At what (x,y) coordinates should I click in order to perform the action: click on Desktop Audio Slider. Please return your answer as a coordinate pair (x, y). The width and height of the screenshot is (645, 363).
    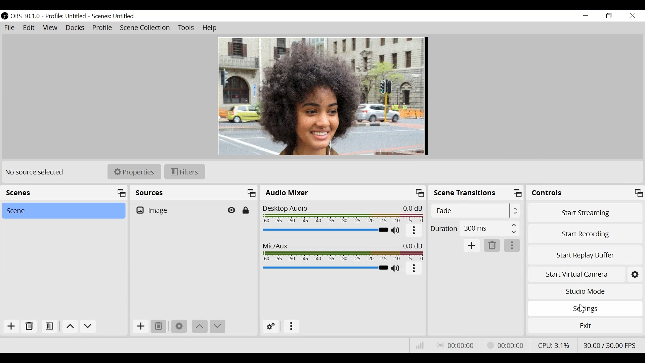
    Looking at the image, I should click on (325, 230).